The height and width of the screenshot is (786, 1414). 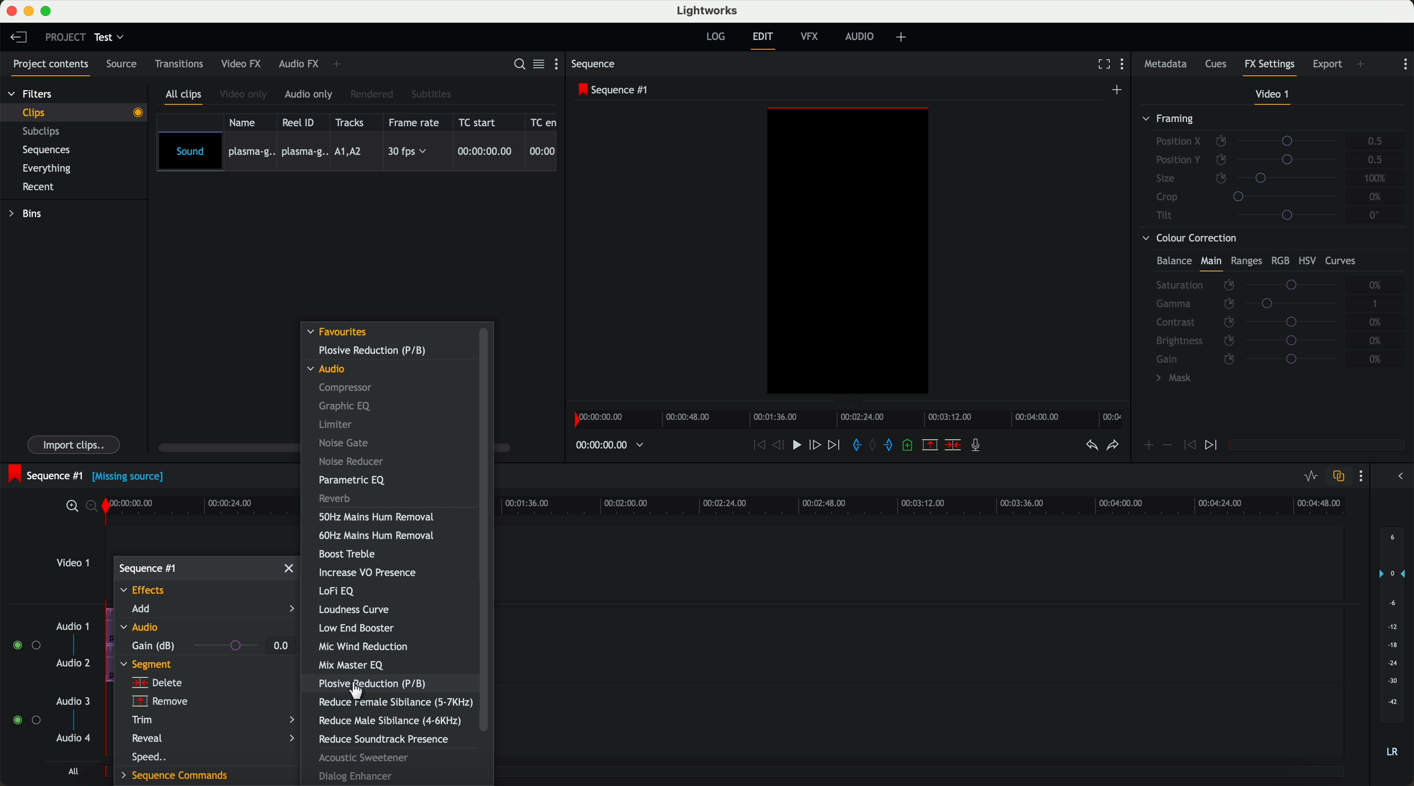 I want to click on project, so click(x=63, y=37).